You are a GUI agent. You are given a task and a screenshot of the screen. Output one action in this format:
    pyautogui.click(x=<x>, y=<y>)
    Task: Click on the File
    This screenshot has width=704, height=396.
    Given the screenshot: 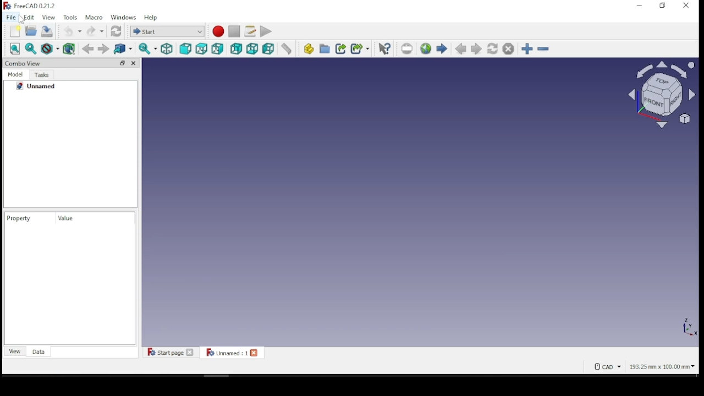 What is the action you would take?
    pyautogui.click(x=12, y=17)
    